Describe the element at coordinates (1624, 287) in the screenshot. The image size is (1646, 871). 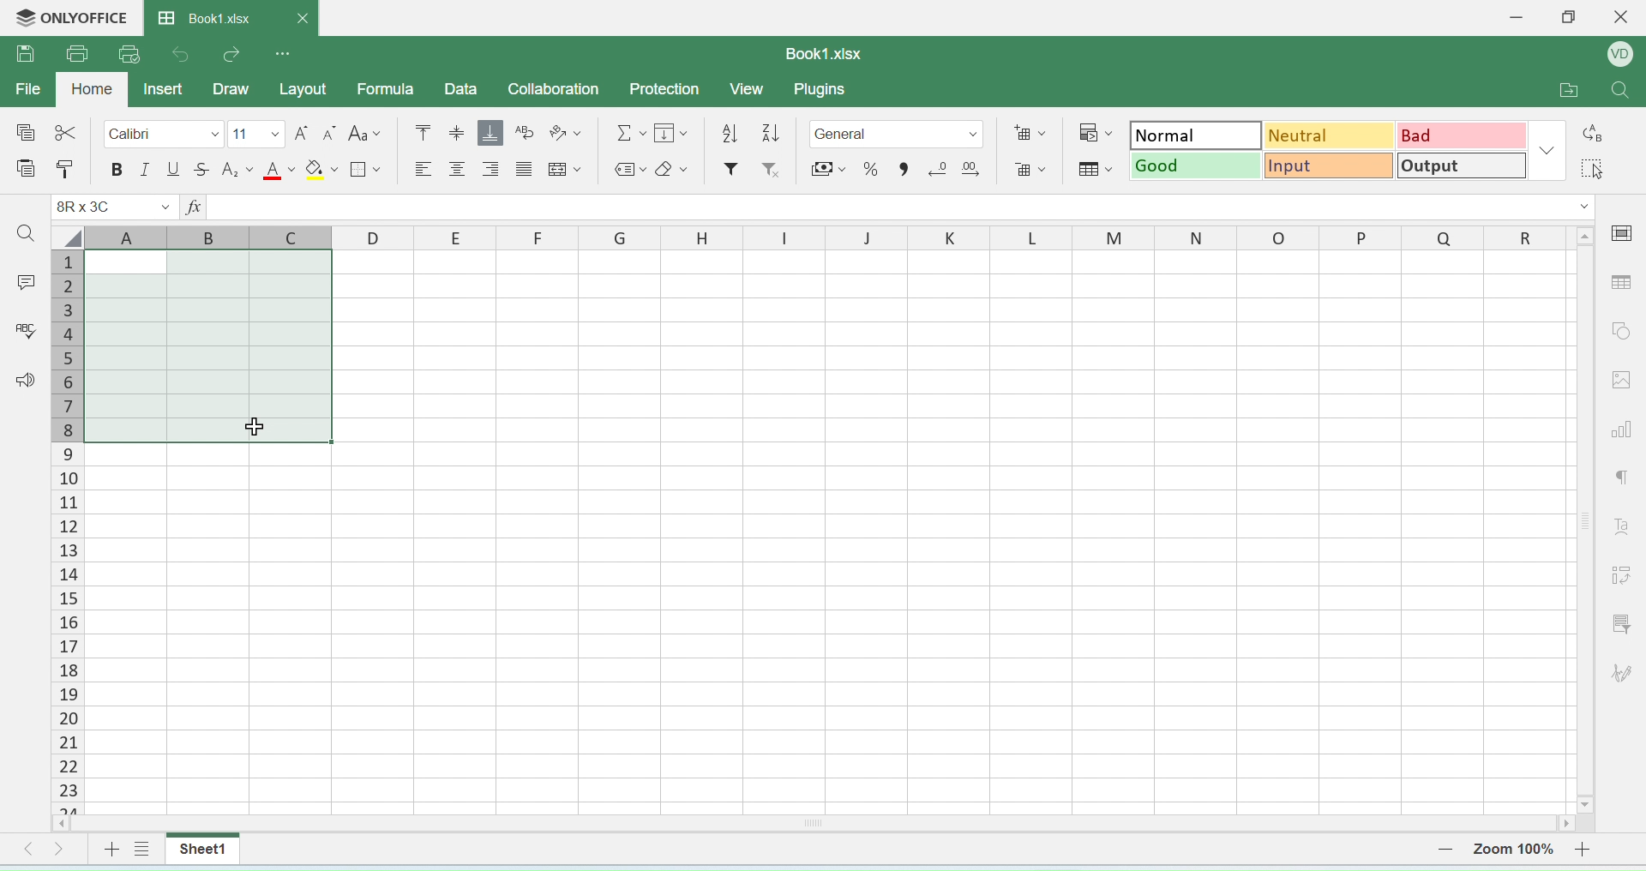
I see `table` at that location.